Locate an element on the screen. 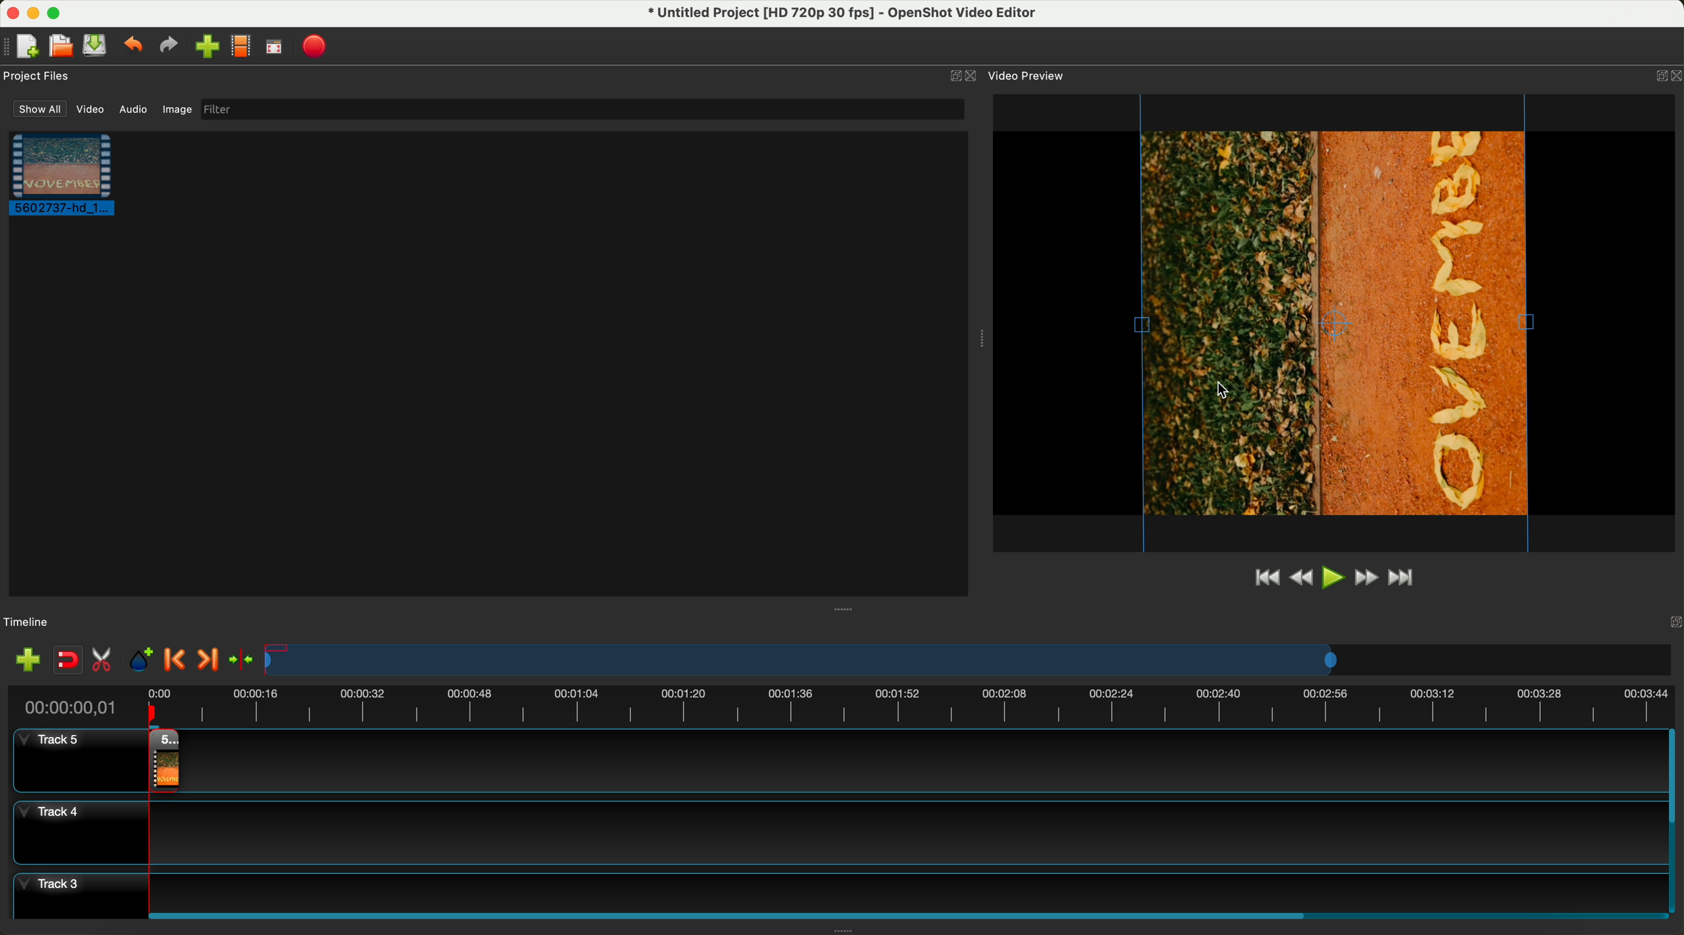 This screenshot has width=1684, height=935. scroll bar is located at coordinates (905, 913).